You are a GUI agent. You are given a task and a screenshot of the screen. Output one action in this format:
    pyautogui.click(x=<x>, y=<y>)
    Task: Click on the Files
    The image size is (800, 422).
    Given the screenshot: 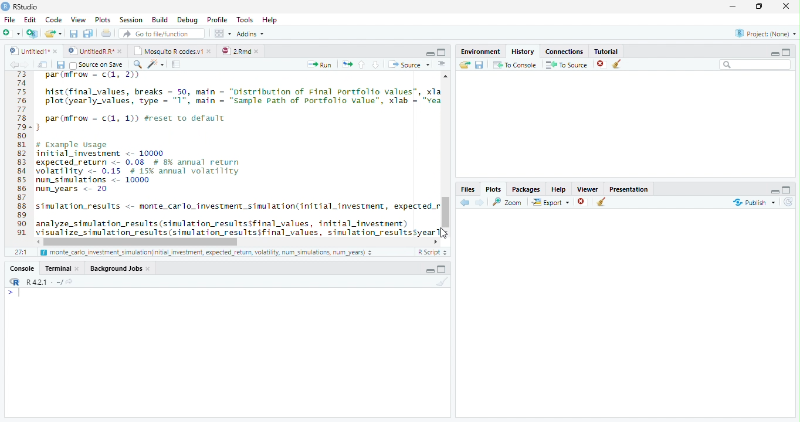 What is the action you would take?
    pyautogui.click(x=468, y=189)
    